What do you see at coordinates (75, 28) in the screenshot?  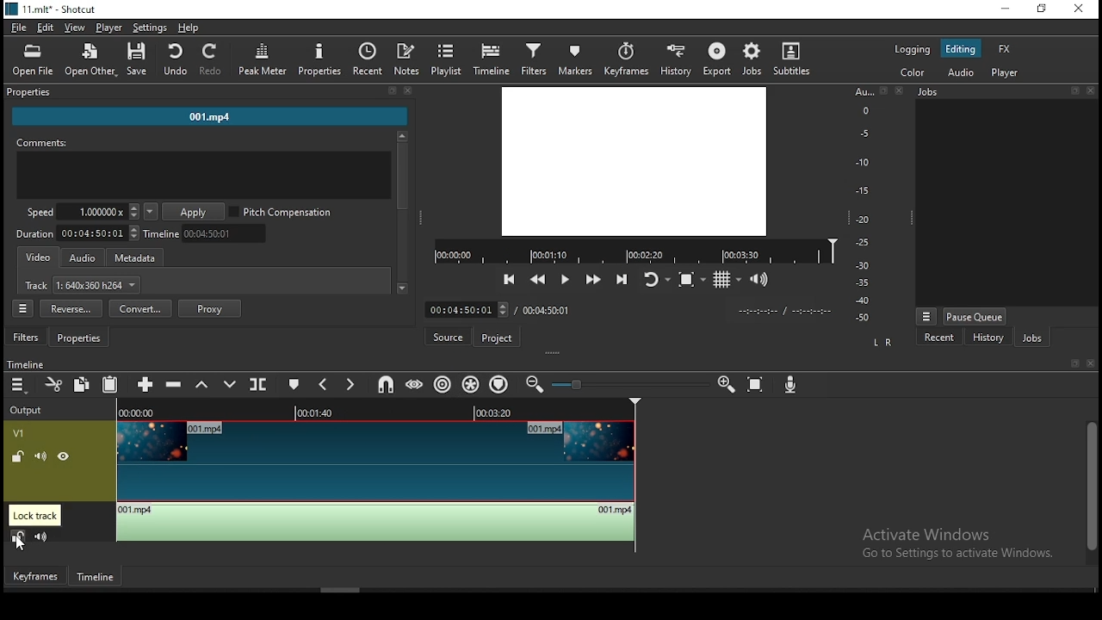 I see `view` at bounding box center [75, 28].